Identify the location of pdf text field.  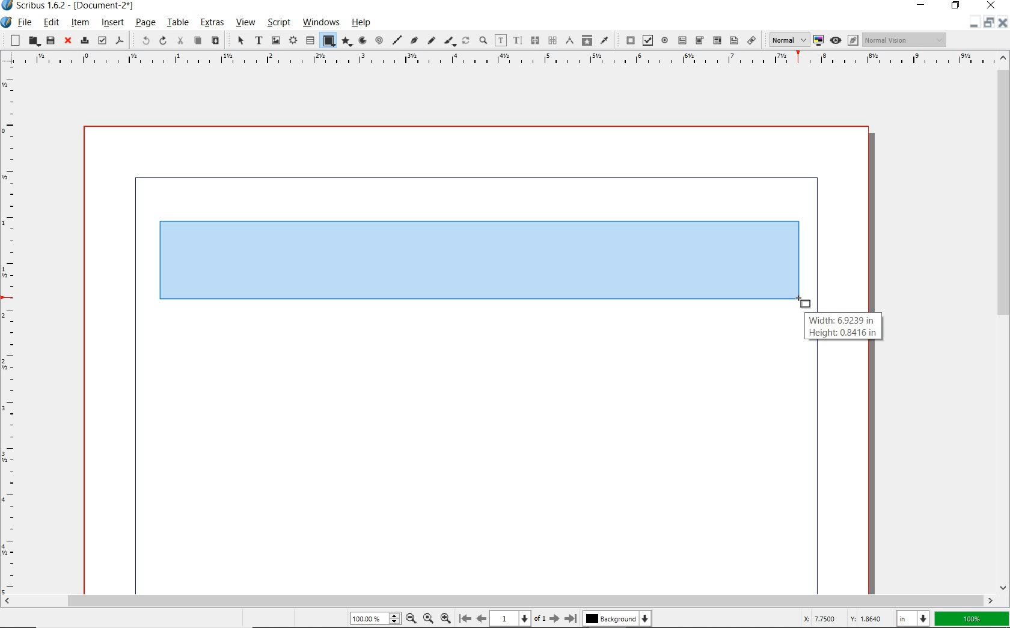
(682, 40).